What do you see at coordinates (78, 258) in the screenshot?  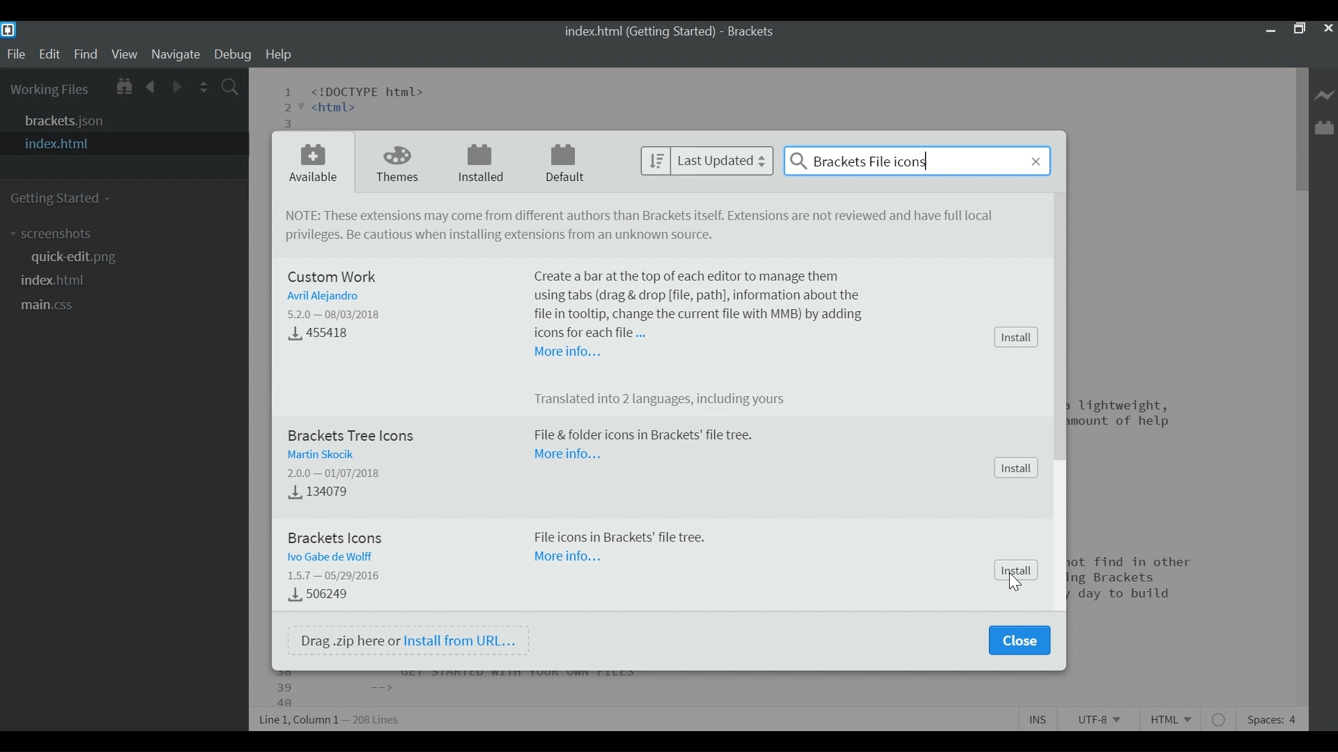 I see `quickedit.png` at bounding box center [78, 258].